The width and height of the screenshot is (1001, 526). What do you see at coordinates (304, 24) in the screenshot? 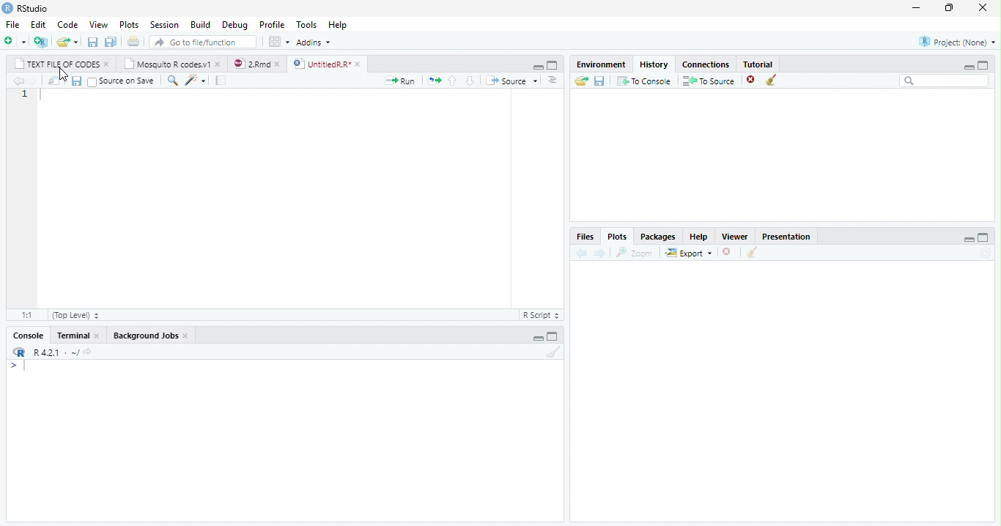
I see `tools` at bounding box center [304, 24].